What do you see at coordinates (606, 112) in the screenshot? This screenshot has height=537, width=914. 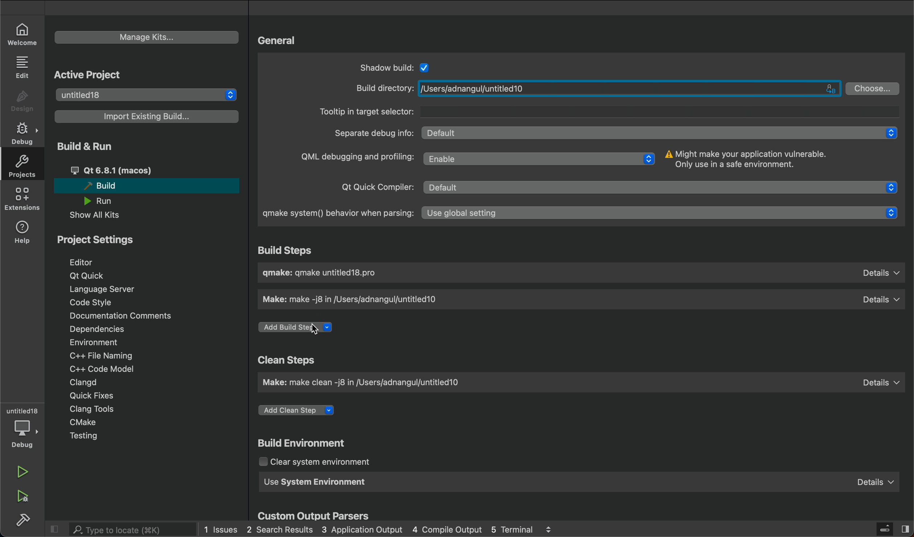 I see `Tooltip in target selector:` at bounding box center [606, 112].